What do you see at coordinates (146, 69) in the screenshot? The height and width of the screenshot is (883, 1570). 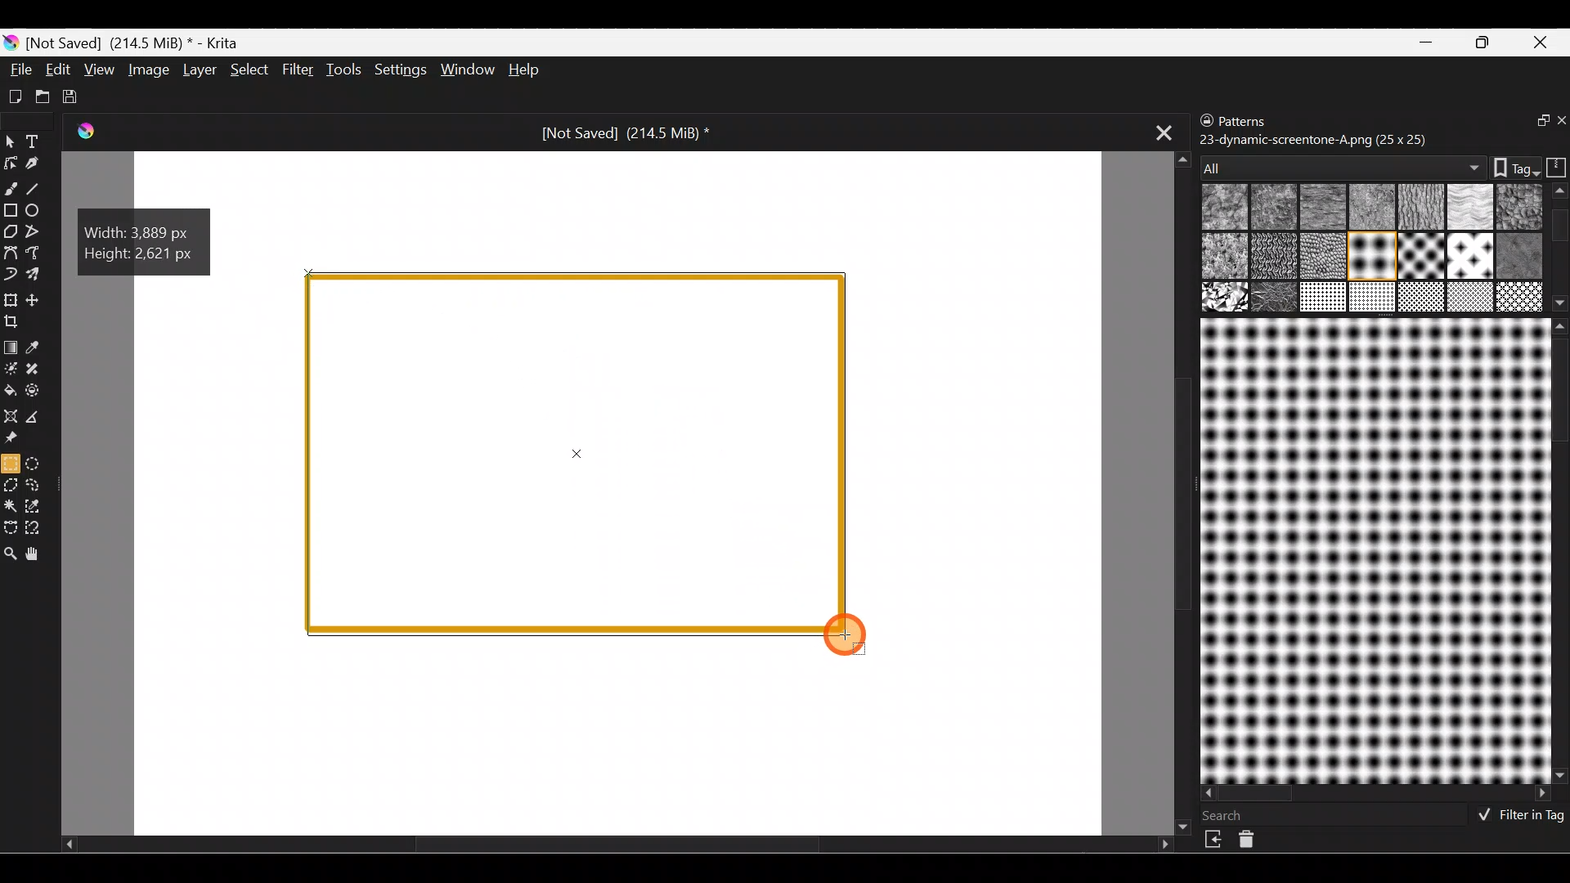 I see `Image` at bounding box center [146, 69].